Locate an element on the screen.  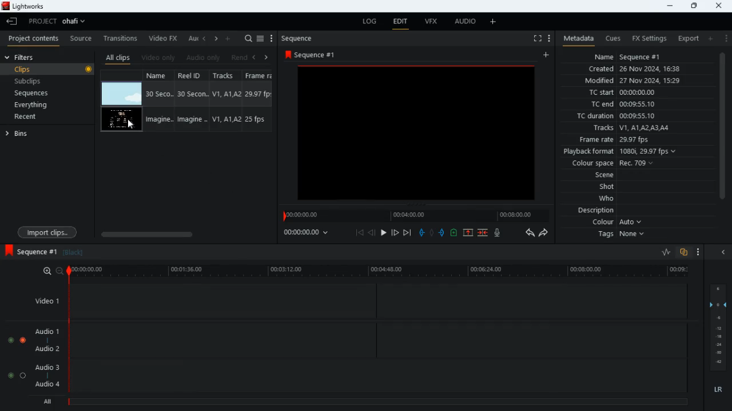
colour is located at coordinates (618, 223).